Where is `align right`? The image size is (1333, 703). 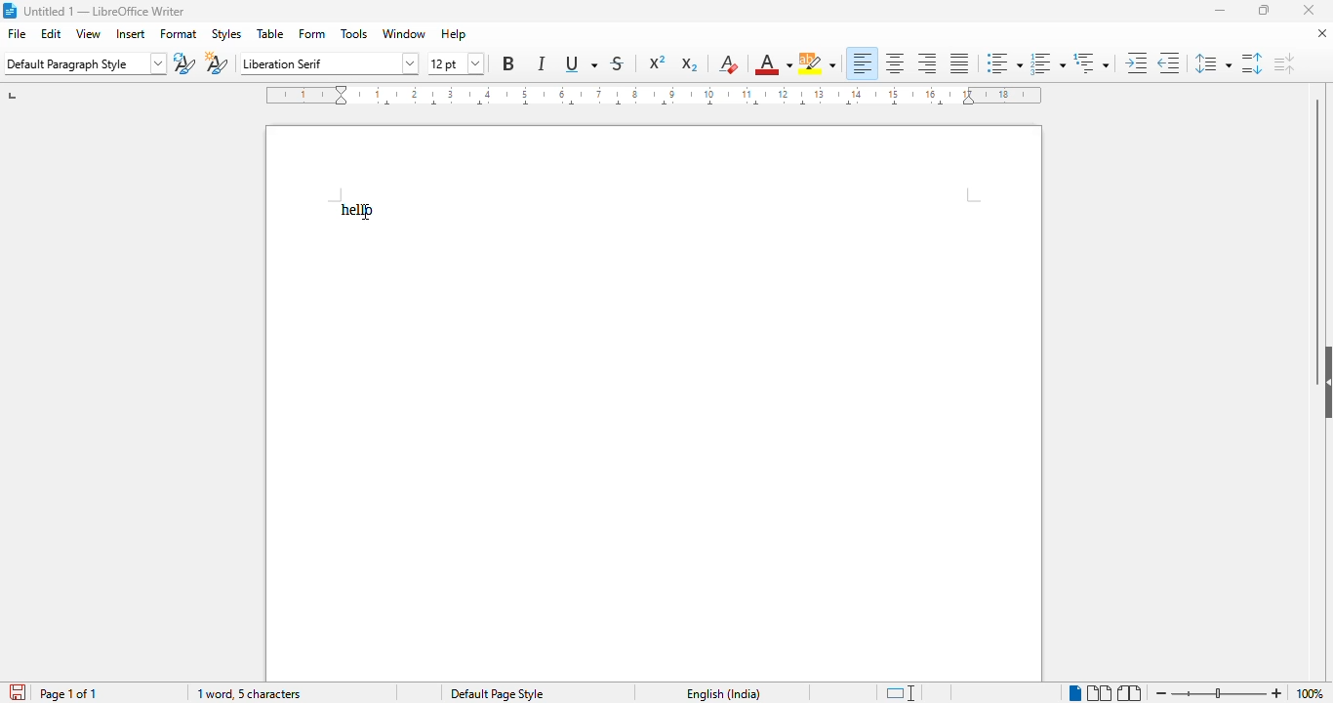 align right is located at coordinates (928, 64).